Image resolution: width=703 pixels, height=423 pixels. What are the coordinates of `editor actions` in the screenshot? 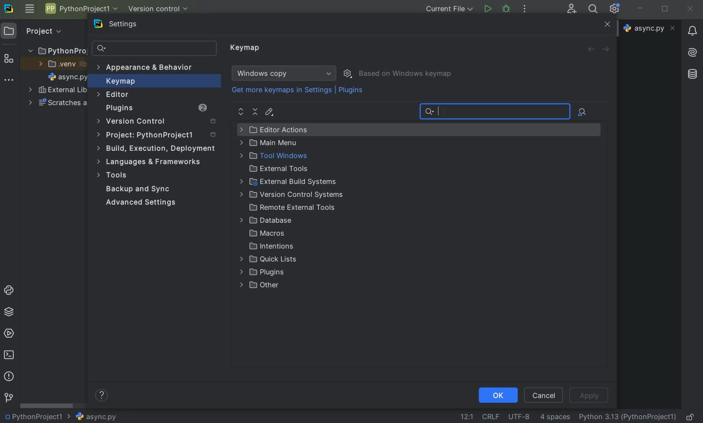 It's located at (274, 130).